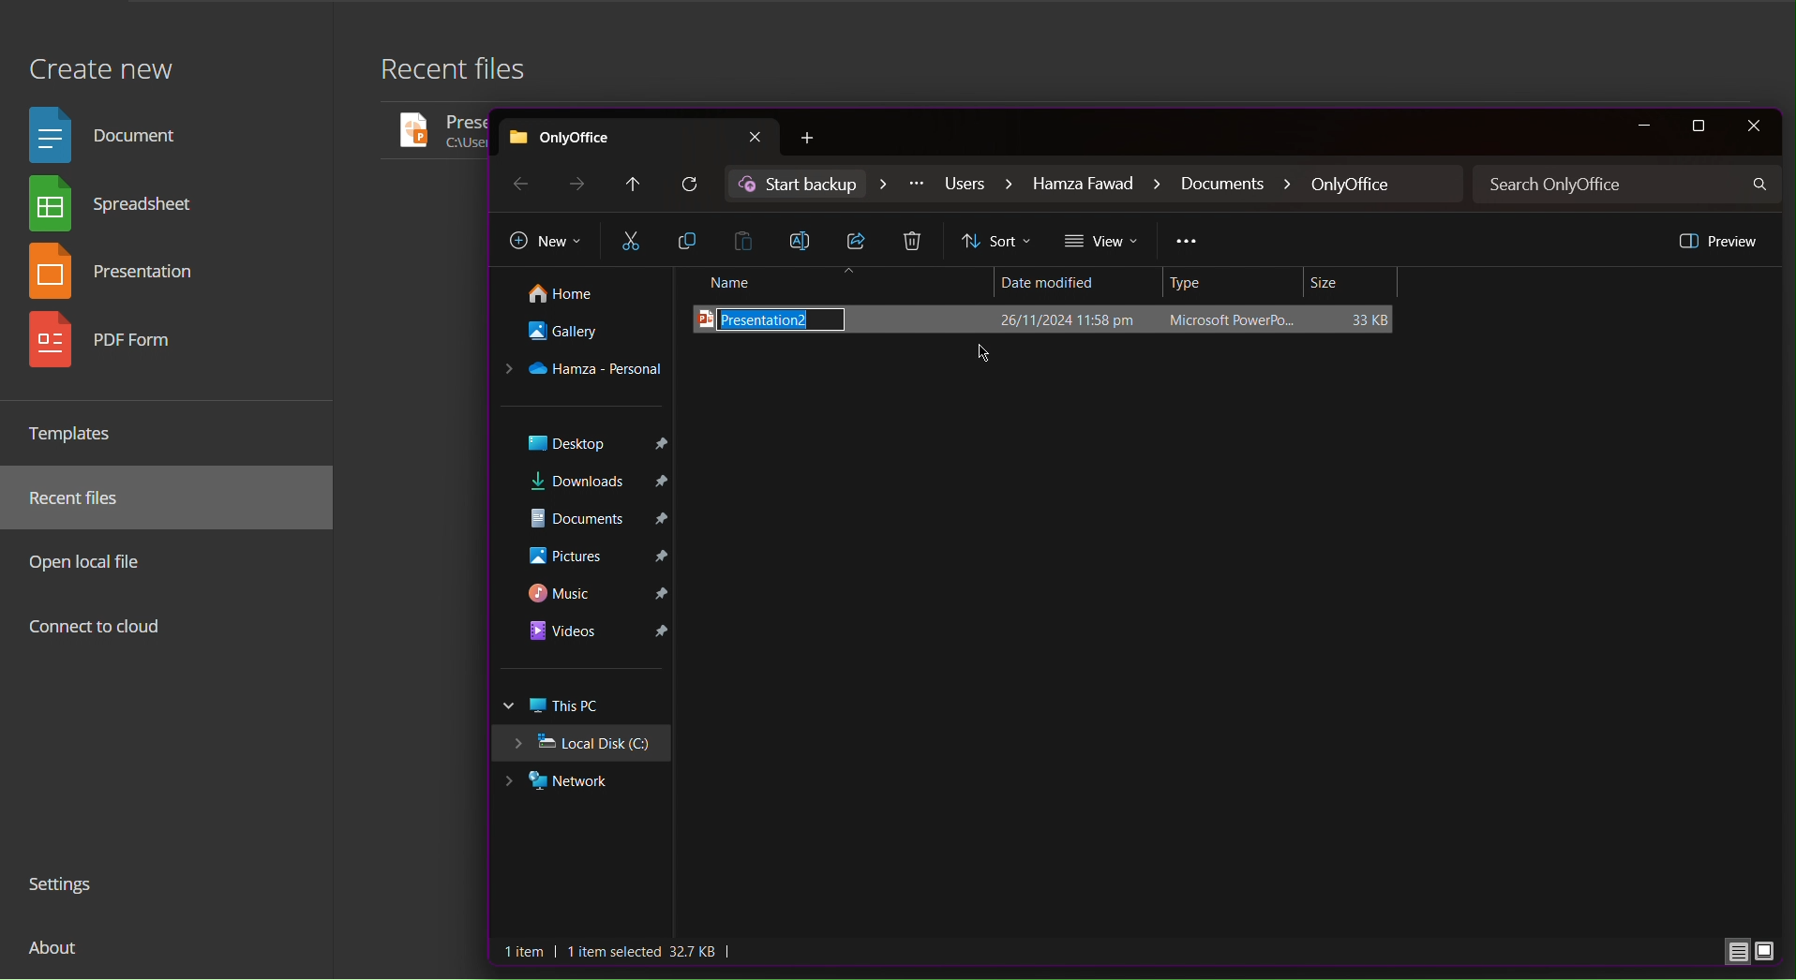 This screenshot has width=1796, height=980. What do you see at coordinates (916, 243) in the screenshot?
I see `Delete` at bounding box center [916, 243].